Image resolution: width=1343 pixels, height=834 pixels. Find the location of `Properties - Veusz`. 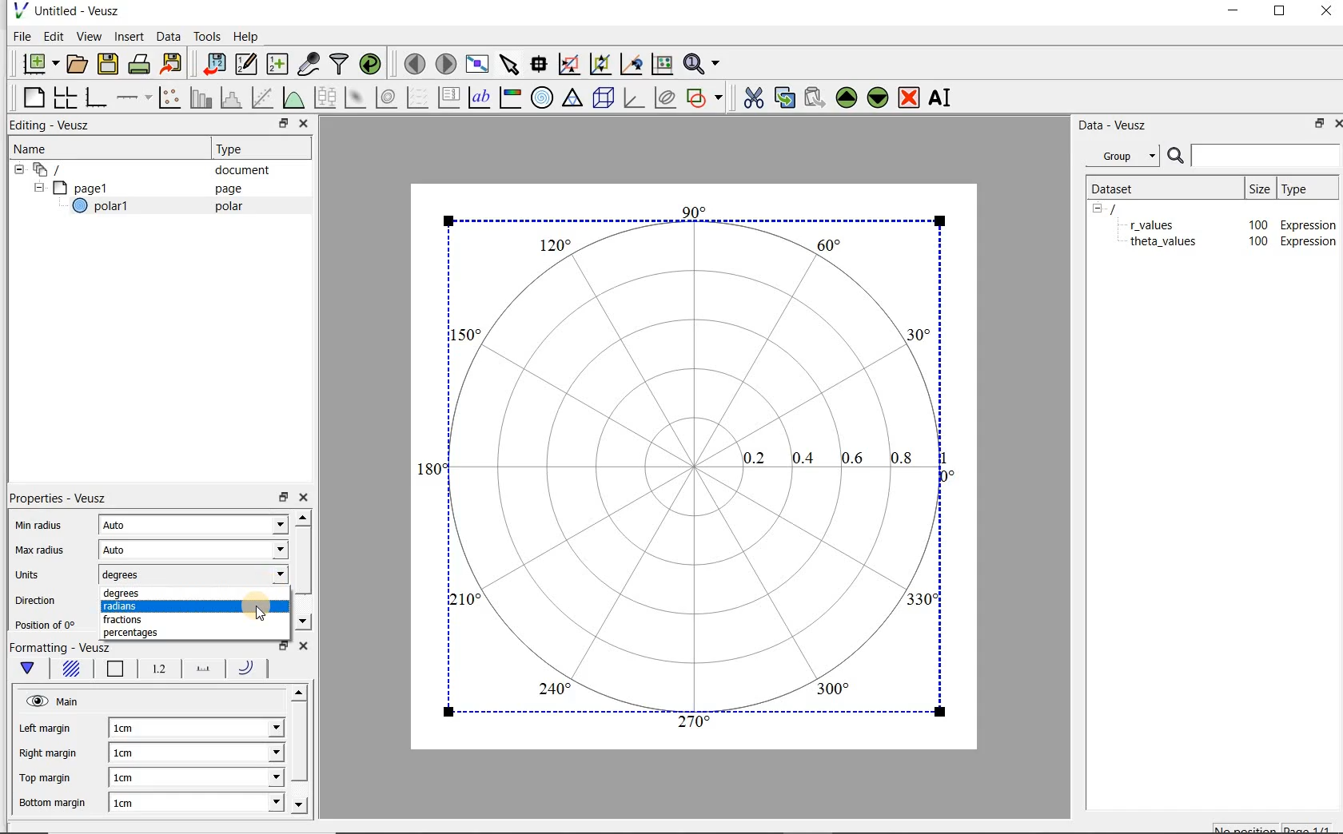

Properties - Veusz is located at coordinates (61, 498).